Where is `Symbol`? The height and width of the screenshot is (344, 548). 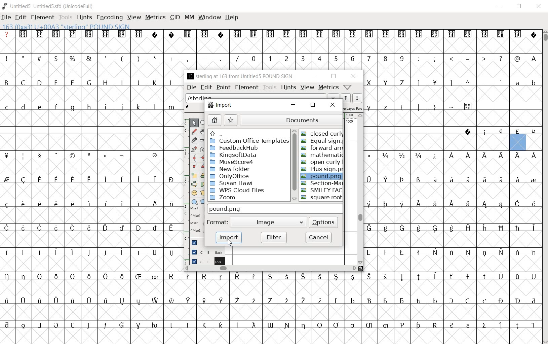 Symbol is located at coordinates (534, 276).